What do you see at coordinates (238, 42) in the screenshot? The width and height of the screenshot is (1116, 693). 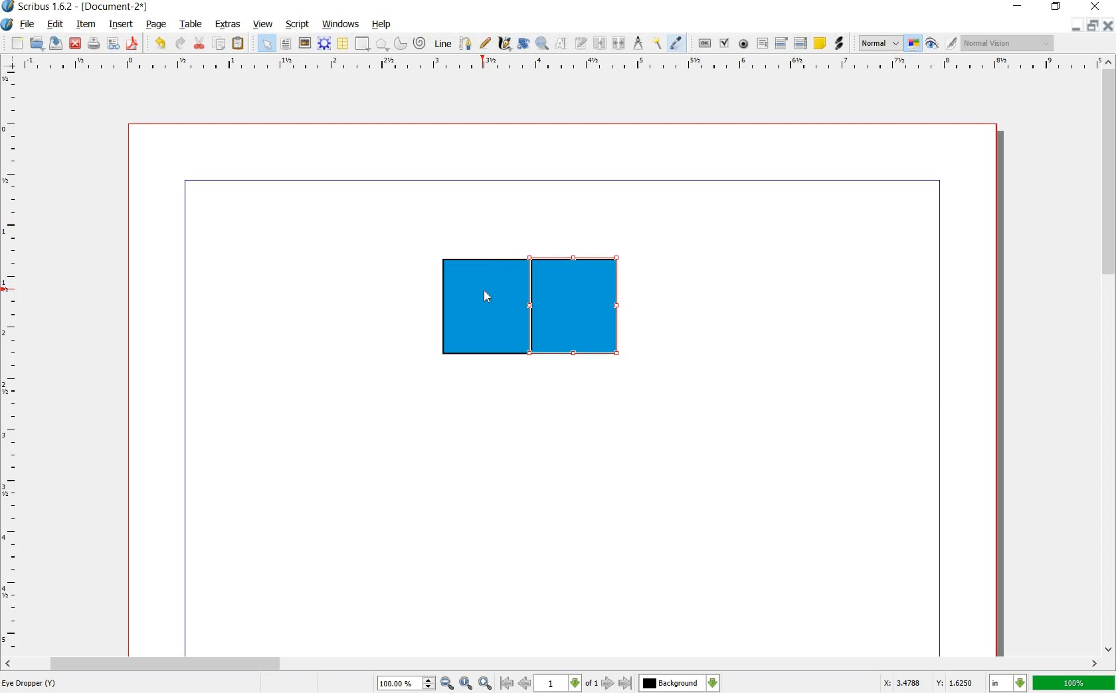 I see `paste` at bounding box center [238, 42].